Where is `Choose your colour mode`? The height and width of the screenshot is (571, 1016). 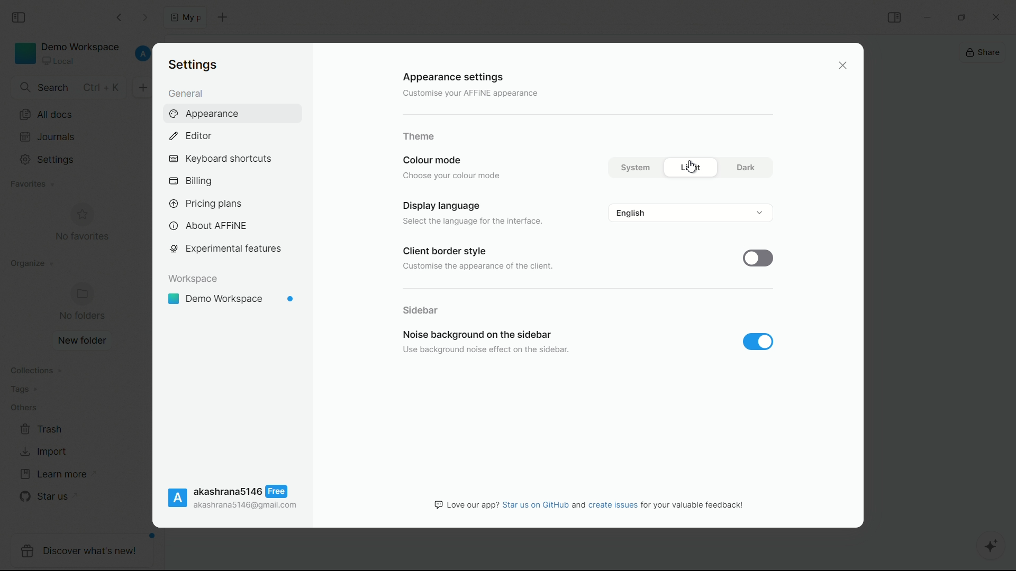
Choose your colour mode is located at coordinates (455, 175).